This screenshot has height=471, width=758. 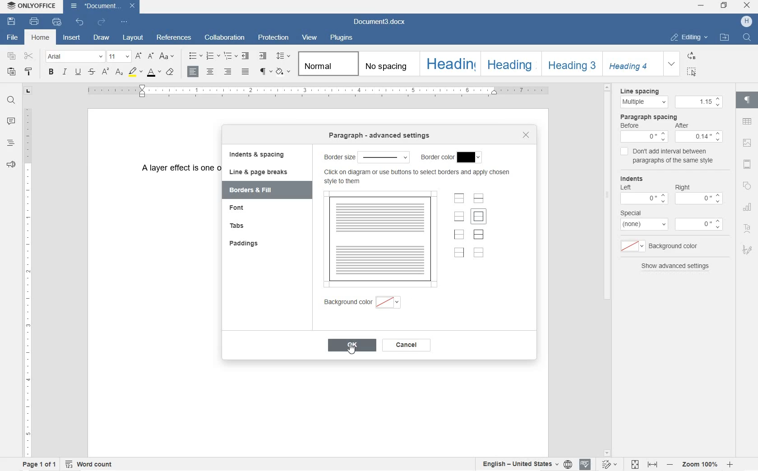 I want to click on TRACK CHANGES, so click(x=611, y=463).